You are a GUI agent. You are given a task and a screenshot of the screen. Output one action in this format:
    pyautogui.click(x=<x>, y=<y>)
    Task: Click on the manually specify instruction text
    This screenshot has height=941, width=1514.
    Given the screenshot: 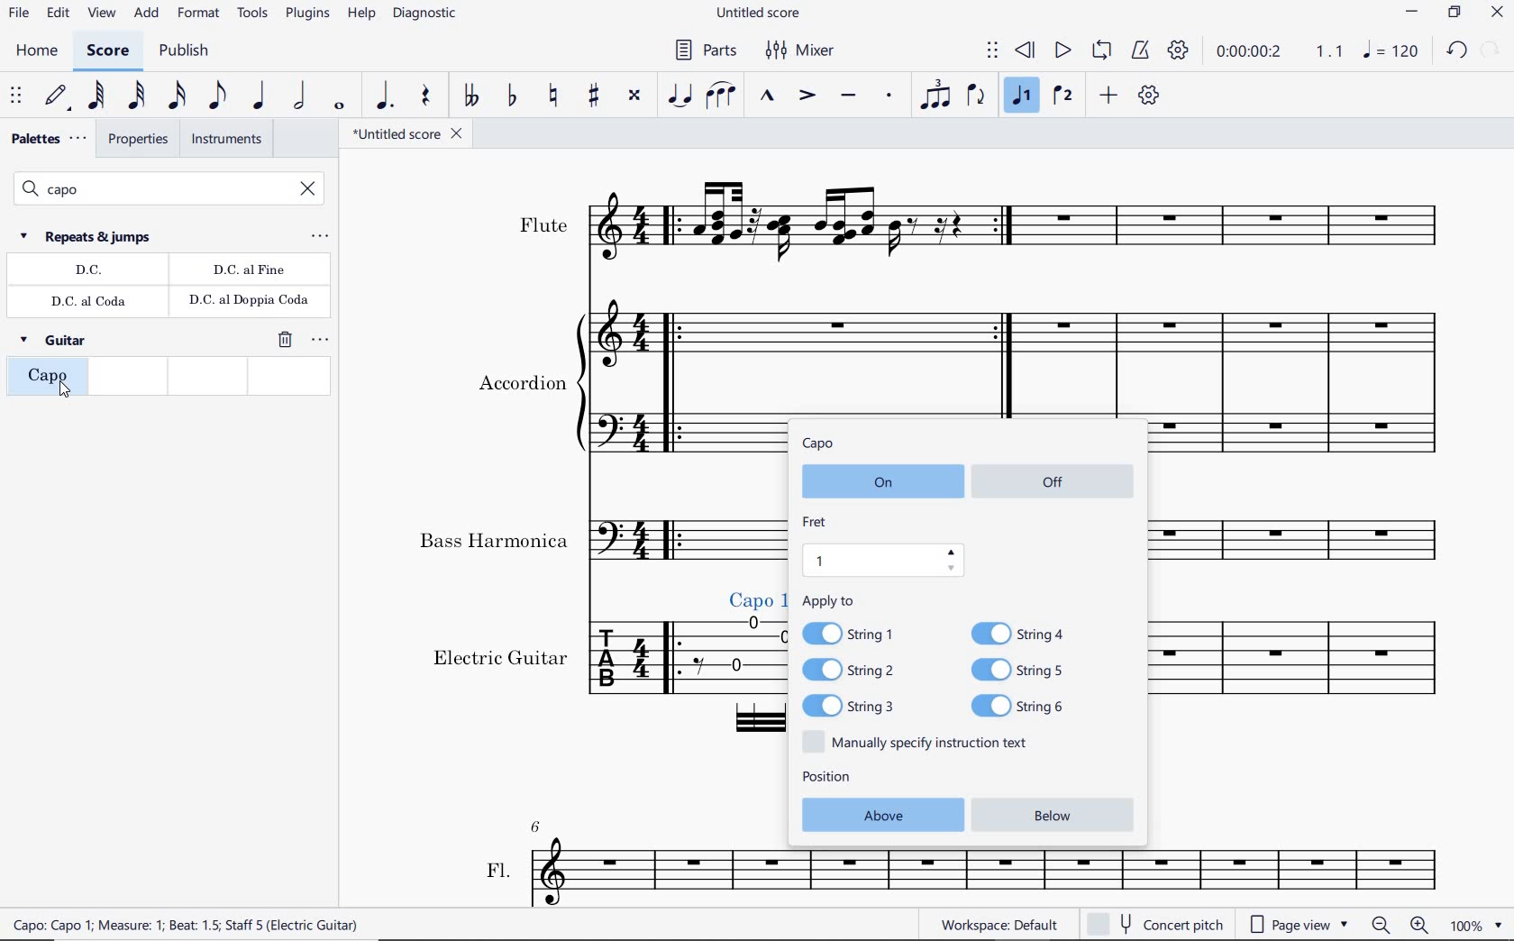 What is the action you would take?
    pyautogui.click(x=922, y=742)
    